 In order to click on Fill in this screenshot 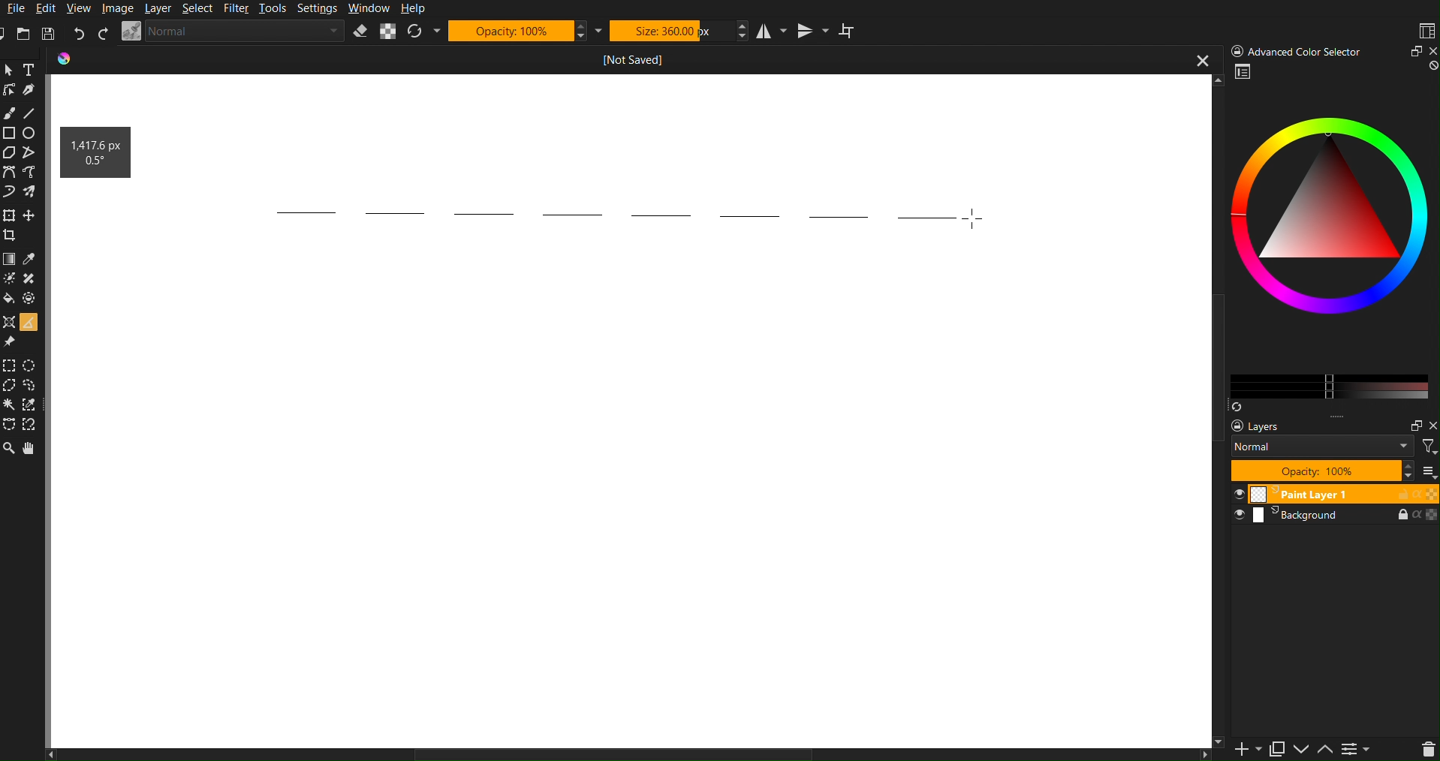, I will do `click(11, 298)`.